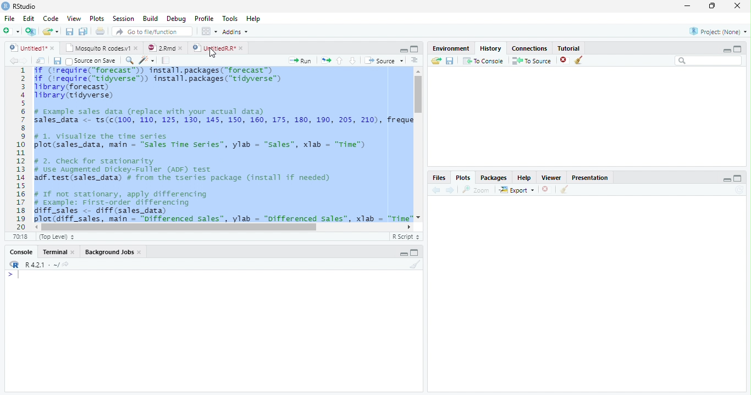  Describe the element at coordinates (9, 18) in the screenshot. I see `File` at that location.